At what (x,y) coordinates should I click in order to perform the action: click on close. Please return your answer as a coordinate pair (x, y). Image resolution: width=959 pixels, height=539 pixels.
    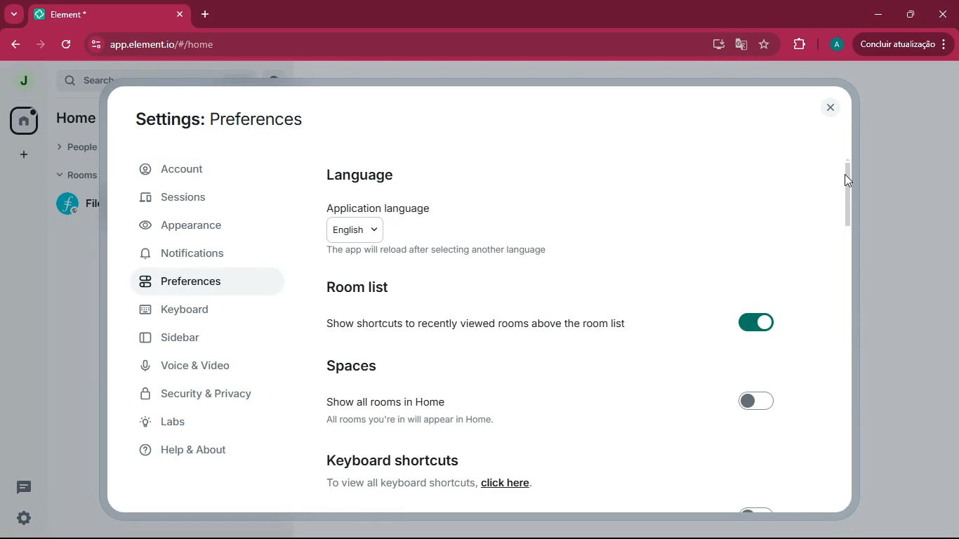
    Looking at the image, I should click on (831, 108).